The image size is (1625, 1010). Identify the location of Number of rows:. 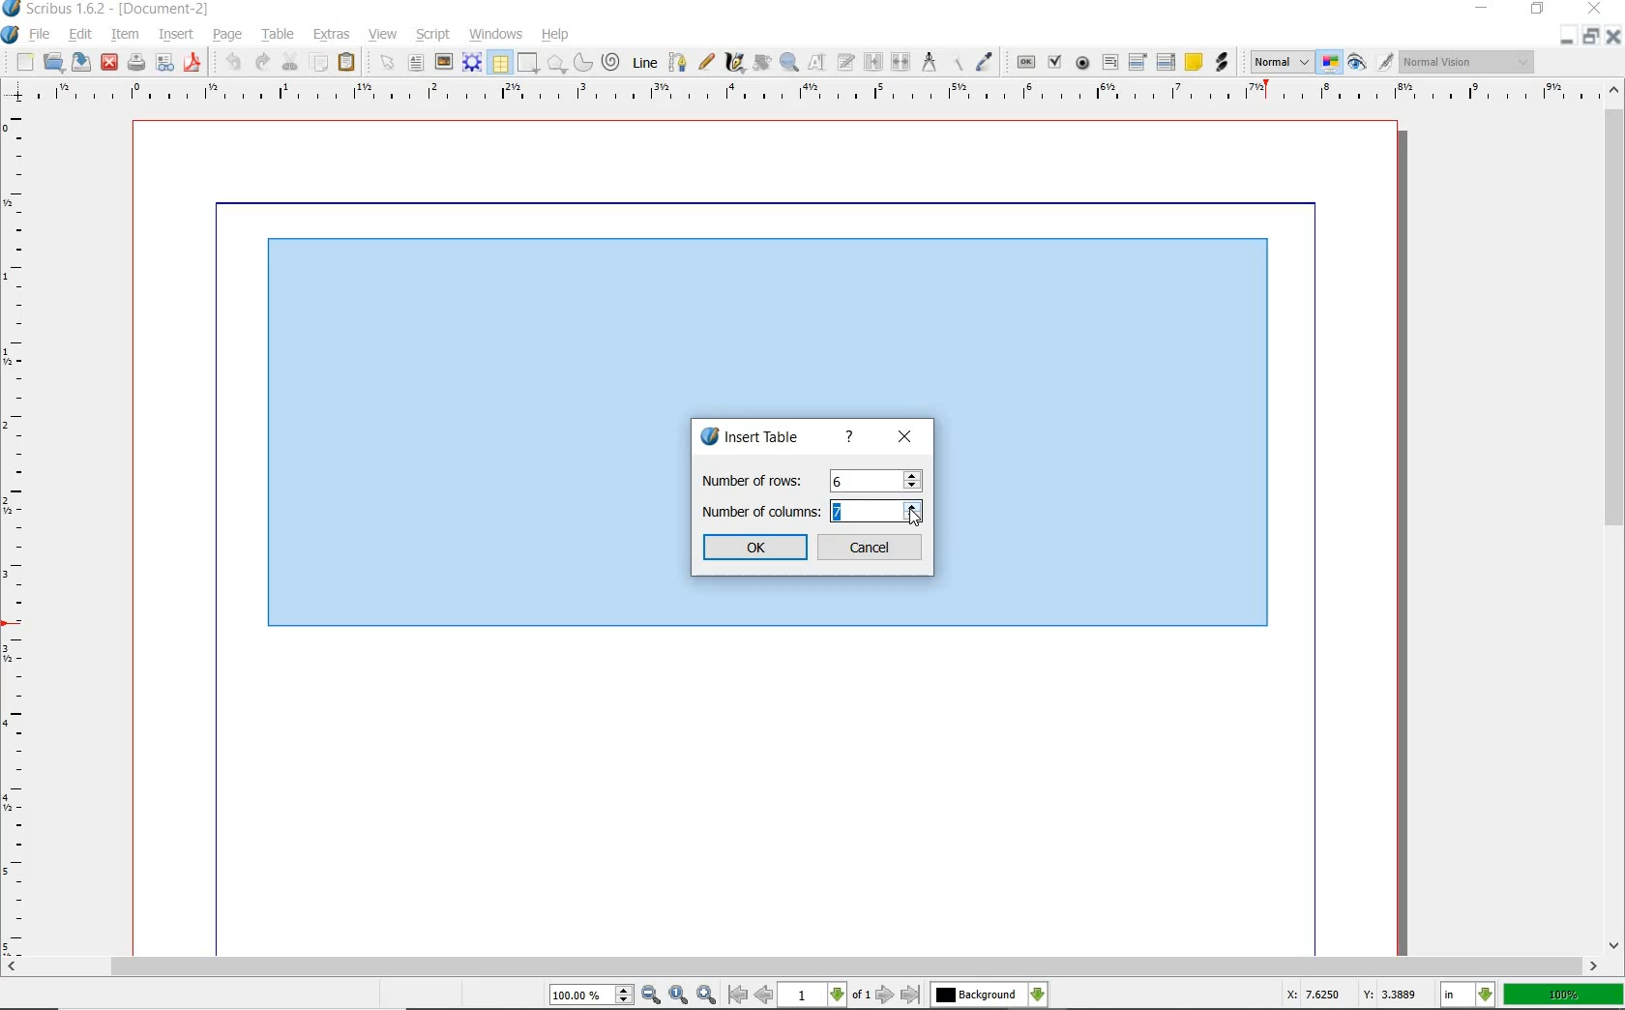
(760, 479).